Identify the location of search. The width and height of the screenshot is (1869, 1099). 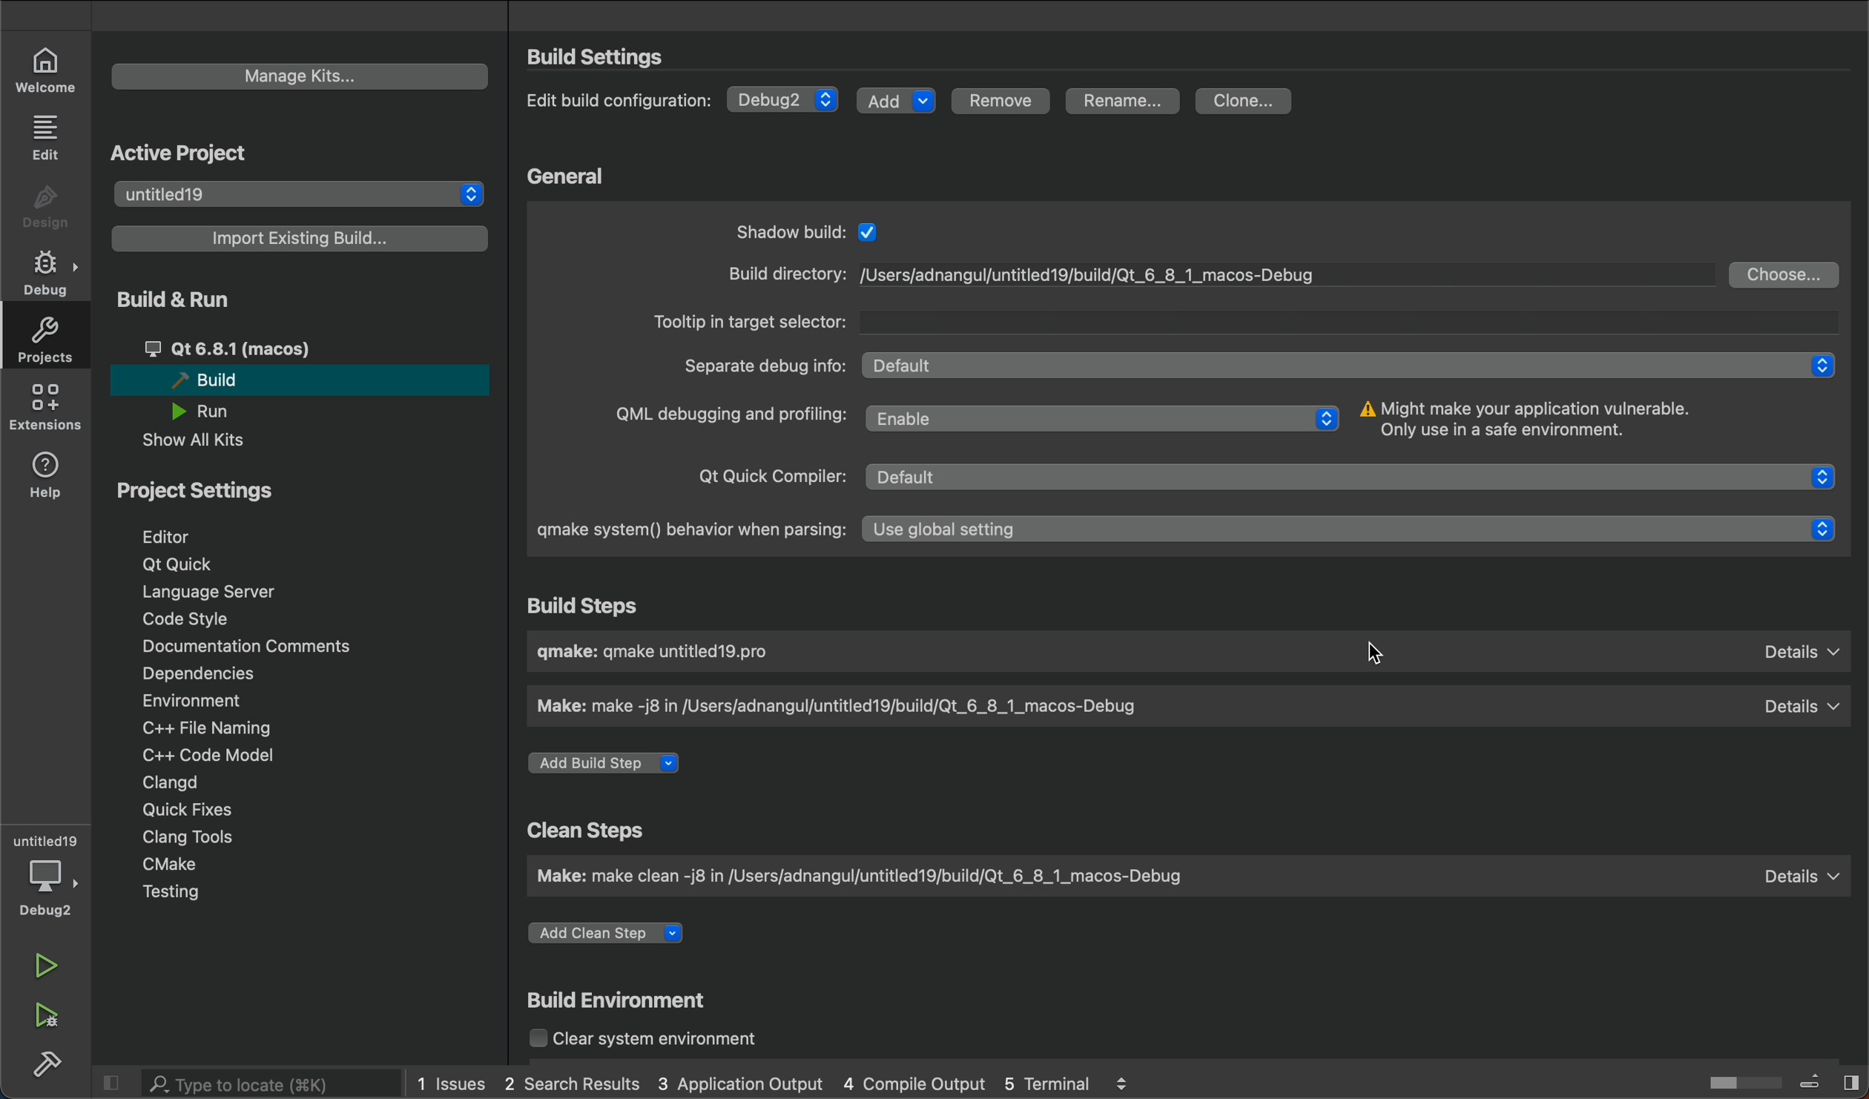
(255, 1083).